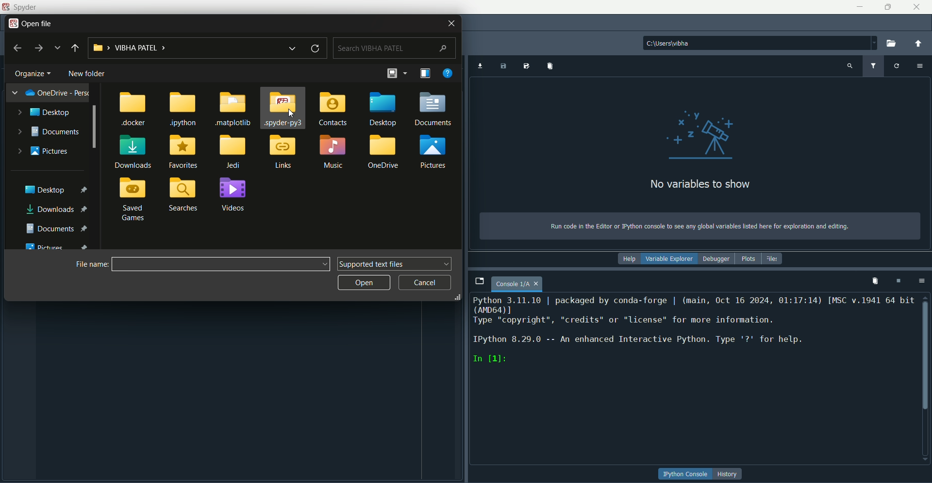 This screenshot has width=932, height=483. What do you see at coordinates (92, 263) in the screenshot?
I see `file name` at bounding box center [92, 263].